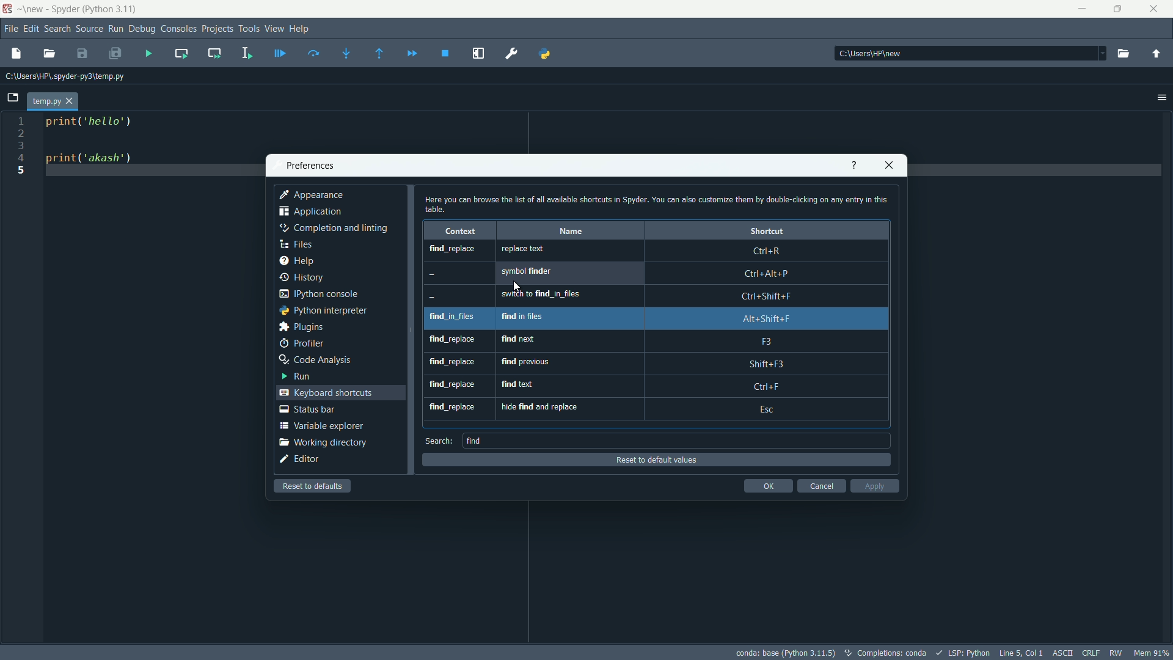 The height and width of the screenshot is (660, 1173). What do you see at coordinates (769, 487) in the screenshot?
I see `ok` at bounding box center [769, 487].